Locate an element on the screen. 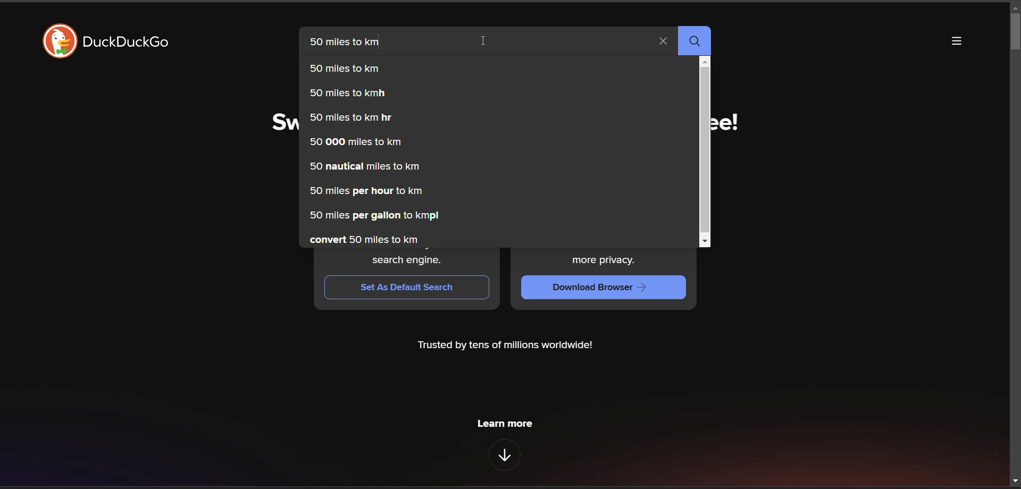  logo is located at coordinates (60, 41).